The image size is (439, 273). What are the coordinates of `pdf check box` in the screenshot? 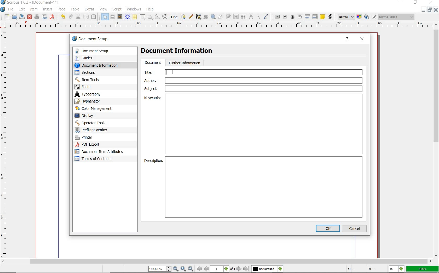 It's located at (285, 16).